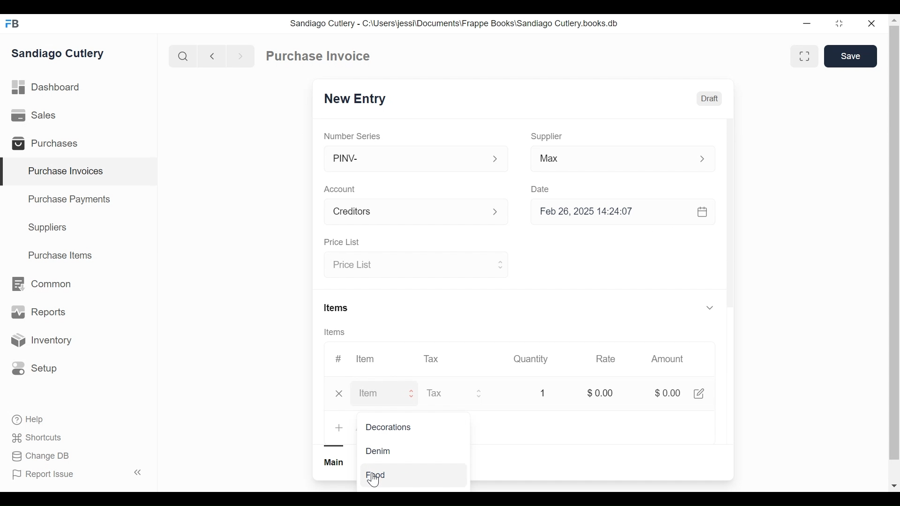 This screenshot has width=900, height=506. What do you see at coordinates (894, 486) in the screenshot?
I see `scroll down` at bounding box center [894, 486].